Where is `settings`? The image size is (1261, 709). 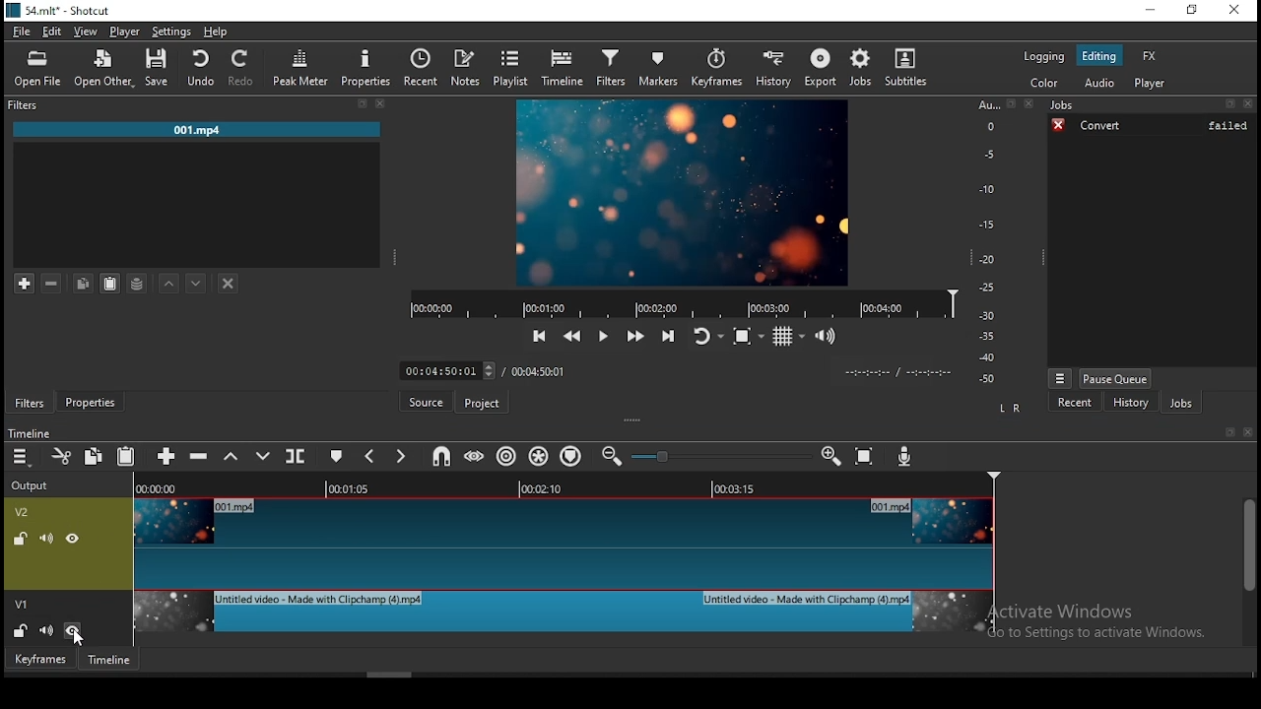
settings is located at coordinates (172, 32).